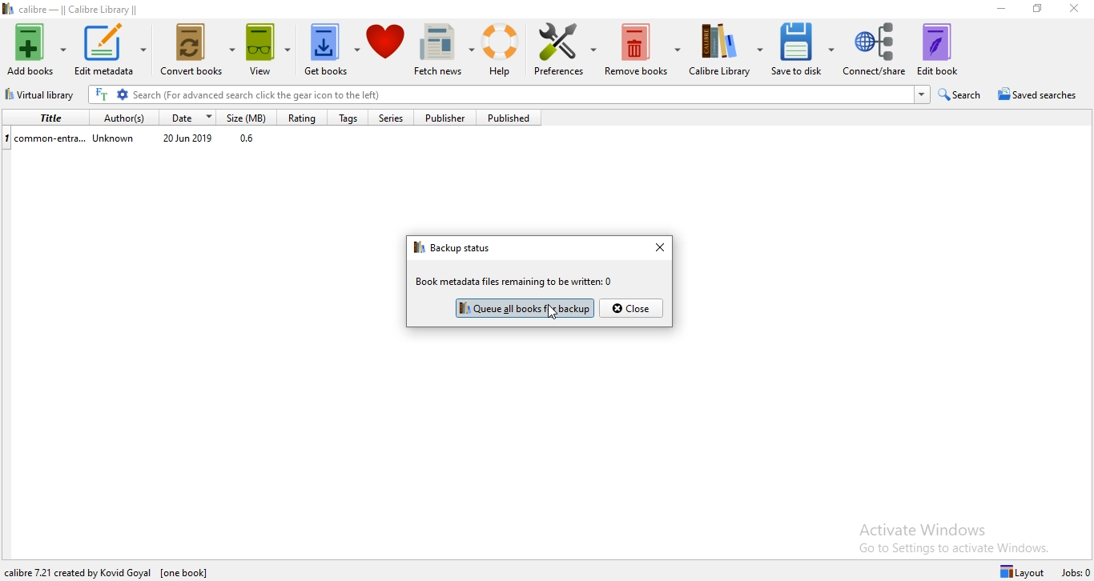 This screenshot has width=1094, height=581. What do you see at coordinates (44, 117) in the screenshot?
I see `Title` at bounding box center [44, 117].